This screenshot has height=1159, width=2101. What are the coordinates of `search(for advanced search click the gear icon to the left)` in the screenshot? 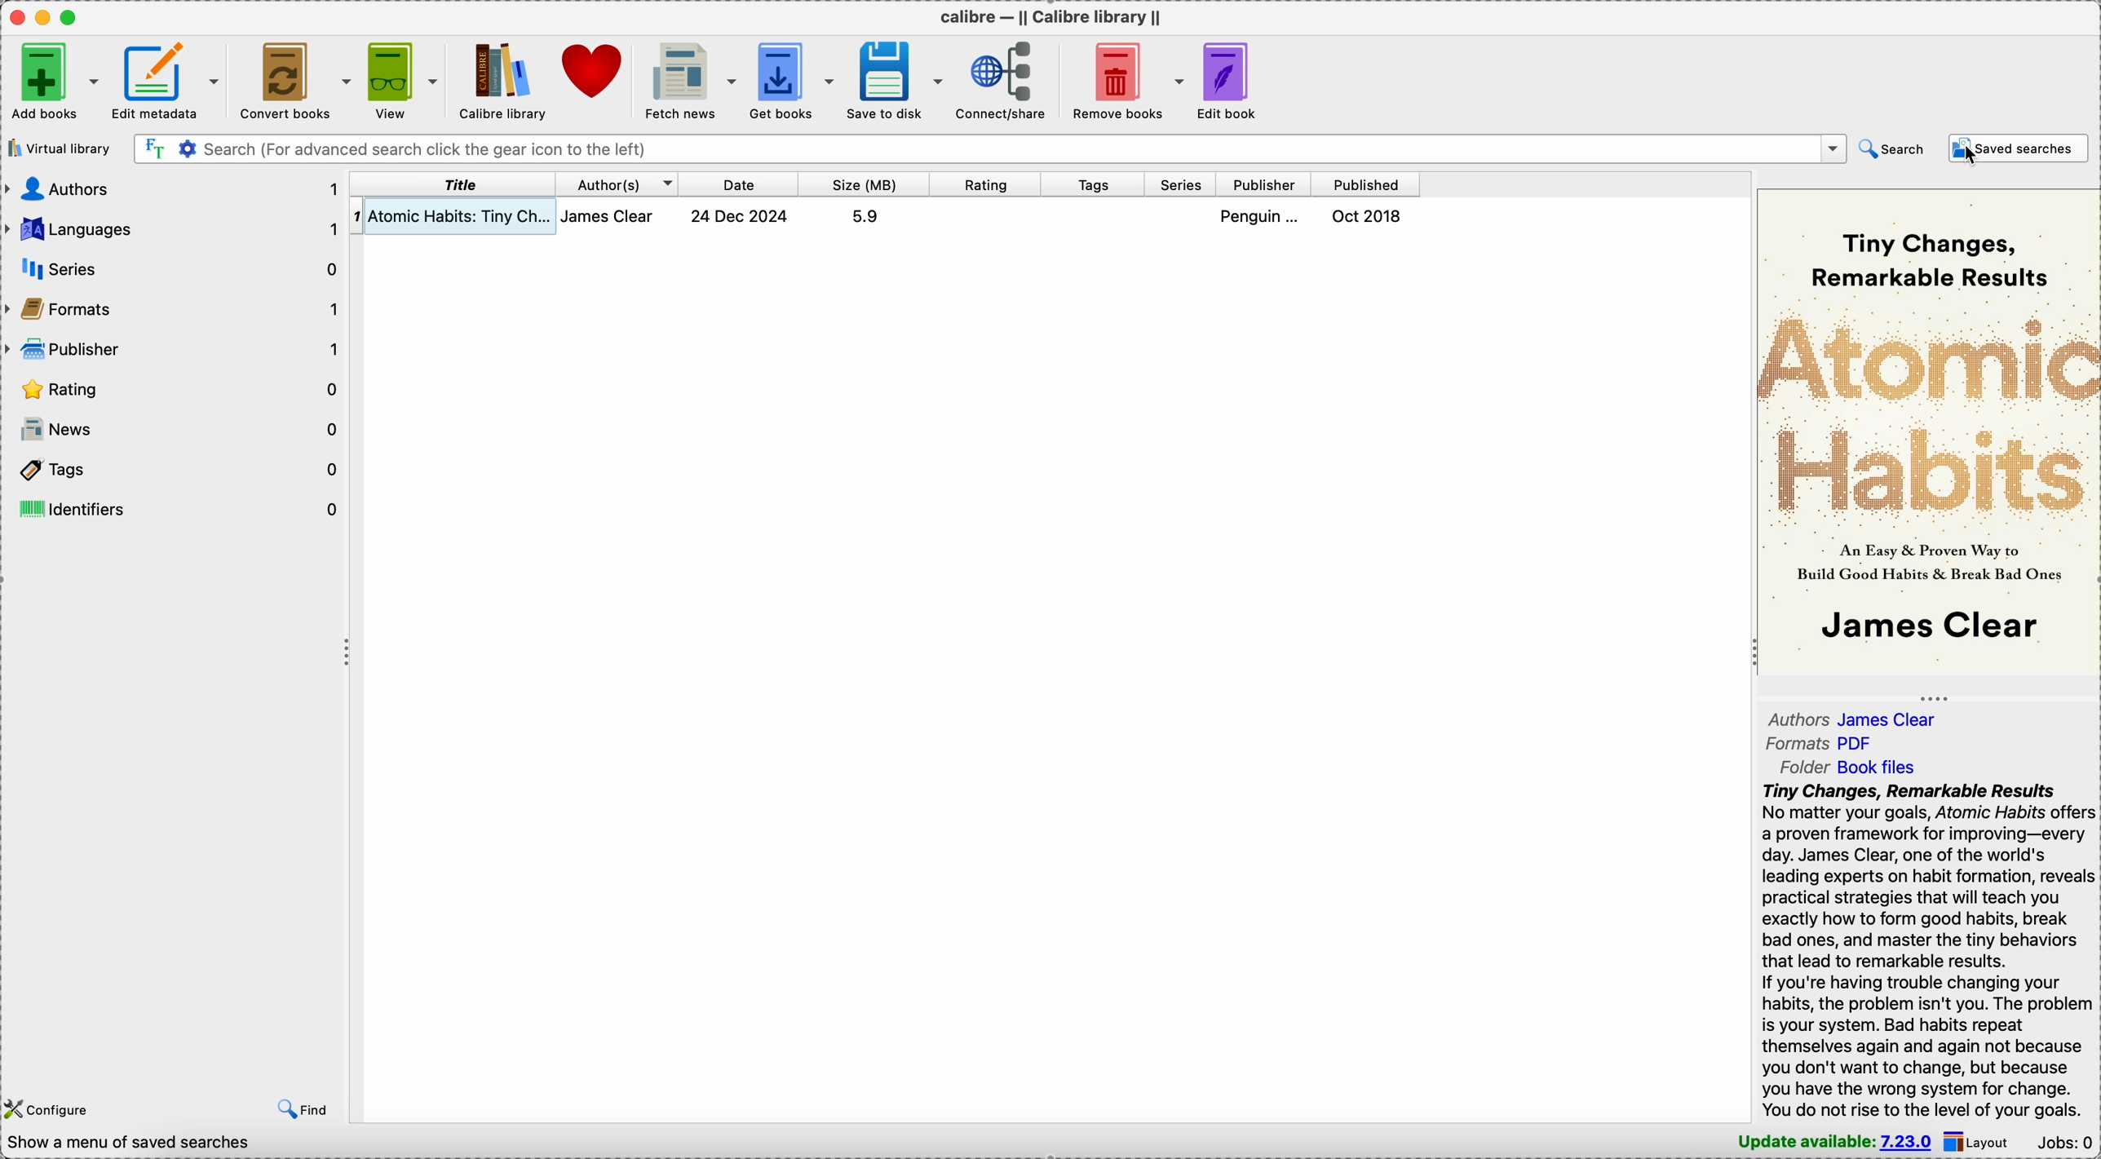 It's located at (989, 148).